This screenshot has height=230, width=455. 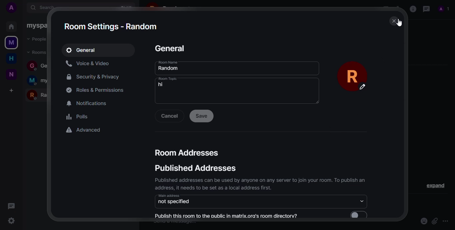 What do you see at coordinates (168, 78) in the screenshot?
I see `room topic` at bounding box center [168, 78].